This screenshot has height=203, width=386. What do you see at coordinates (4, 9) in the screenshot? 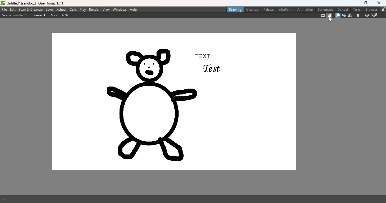
I see `File` at bounding box center [4, 9].